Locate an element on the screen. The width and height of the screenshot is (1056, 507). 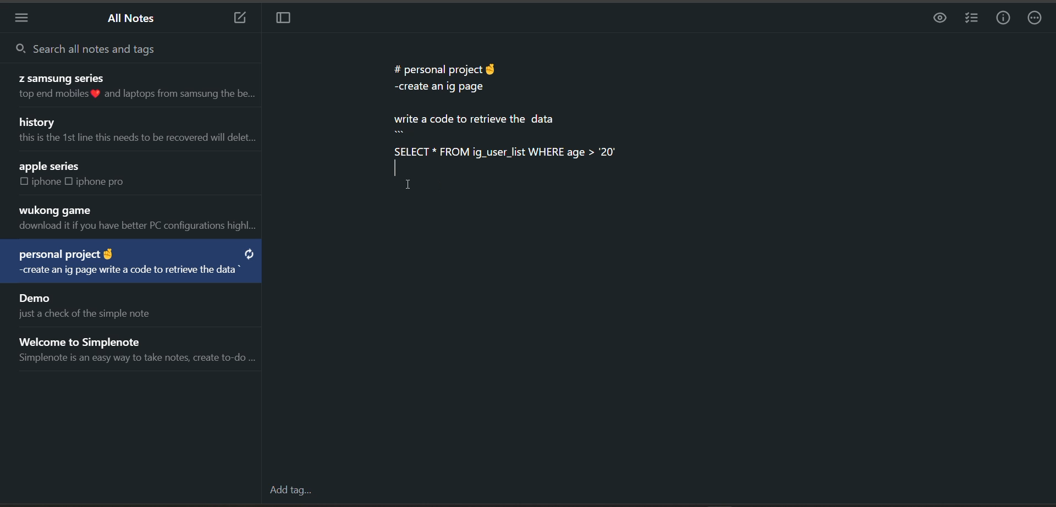
preview is located at coordinates (938, 19).